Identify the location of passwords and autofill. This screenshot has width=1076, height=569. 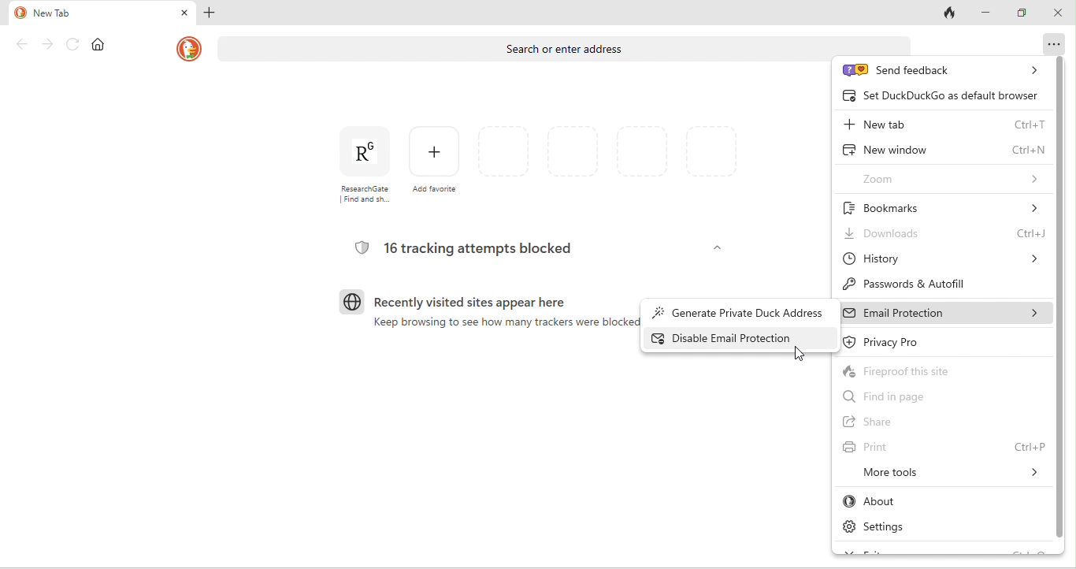
(931, 282).